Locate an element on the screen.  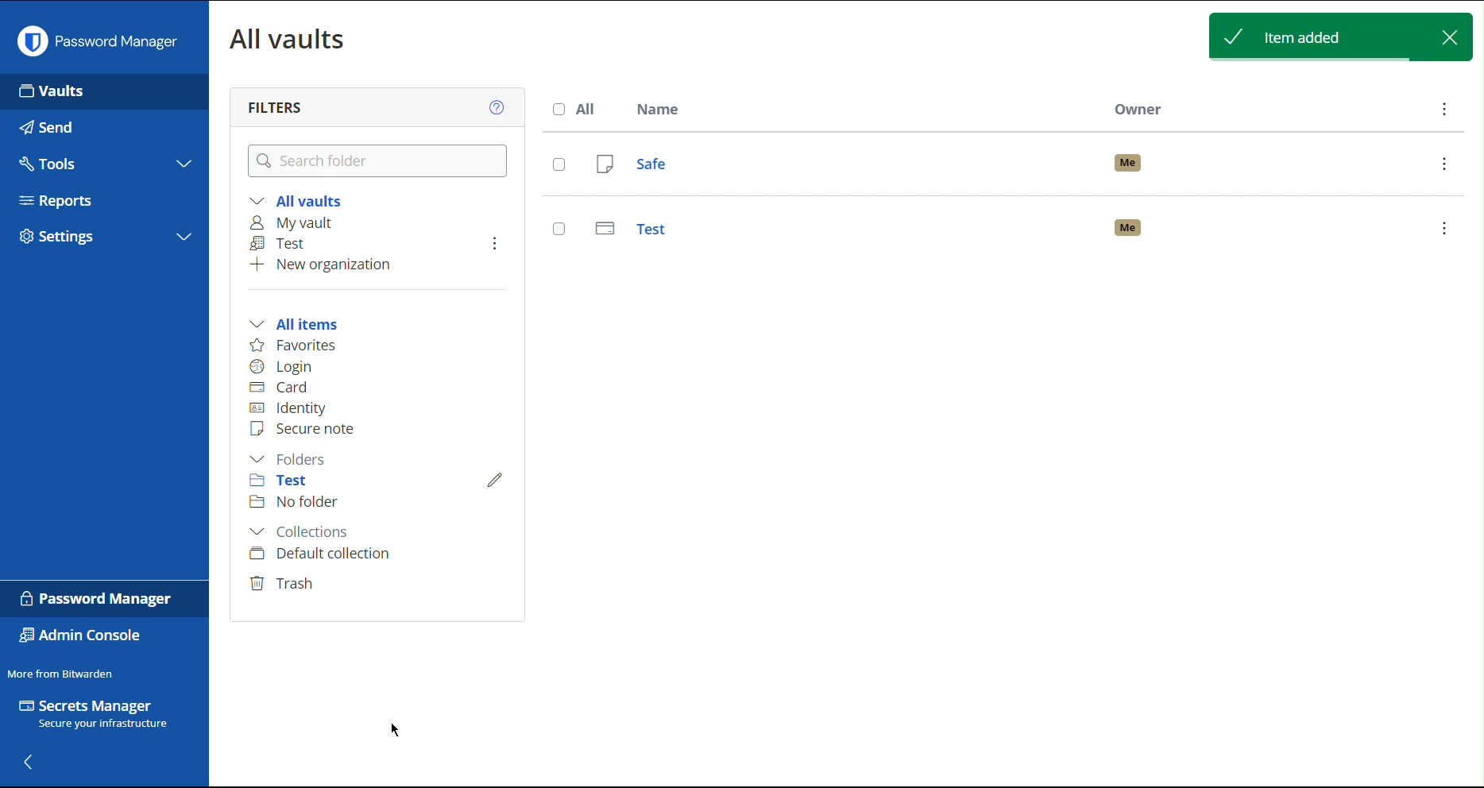
Filters is located at coordinates (276, 106).